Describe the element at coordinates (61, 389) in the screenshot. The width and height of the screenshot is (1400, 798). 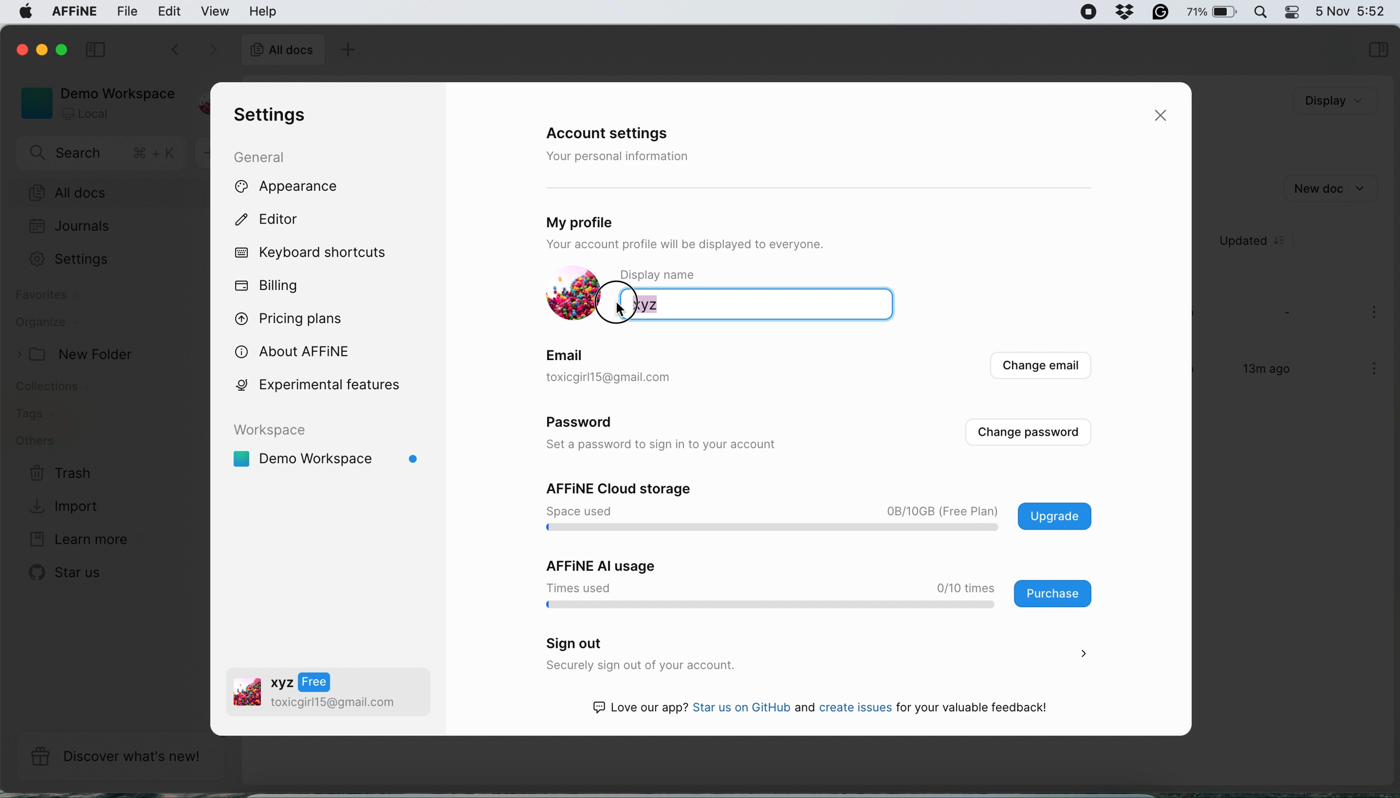
I see `collections` at that location.